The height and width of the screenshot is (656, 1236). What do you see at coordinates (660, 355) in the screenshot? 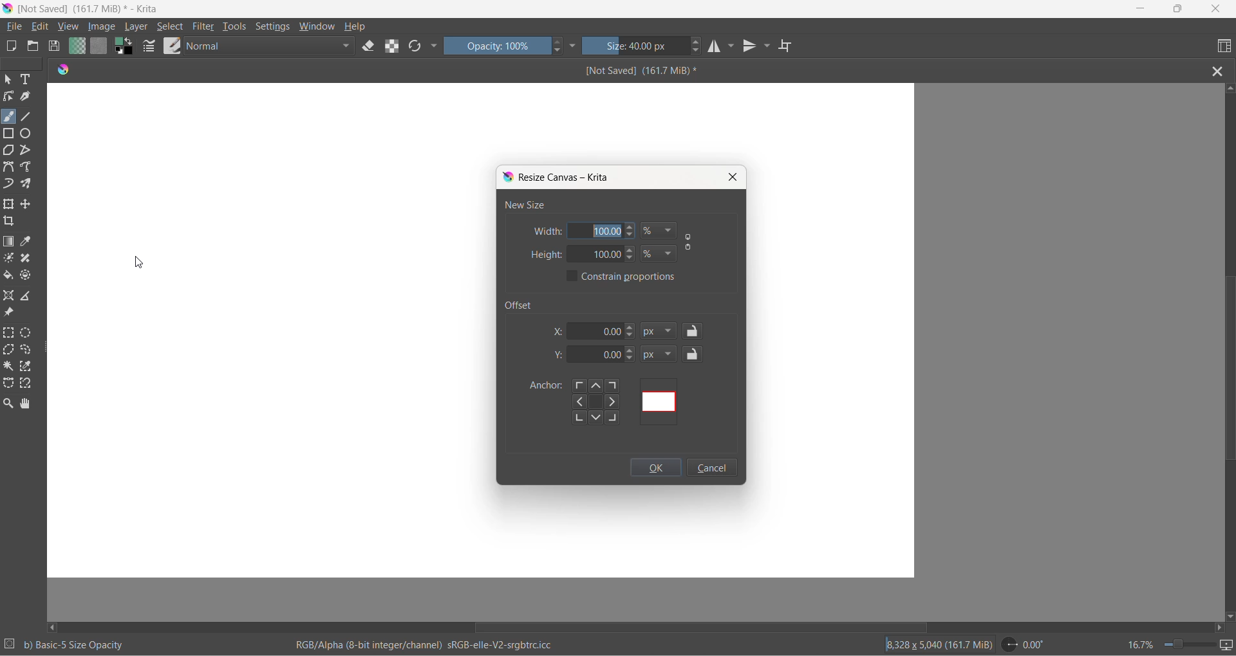
I see `y-axis value type` at bounding box center [660, 355].